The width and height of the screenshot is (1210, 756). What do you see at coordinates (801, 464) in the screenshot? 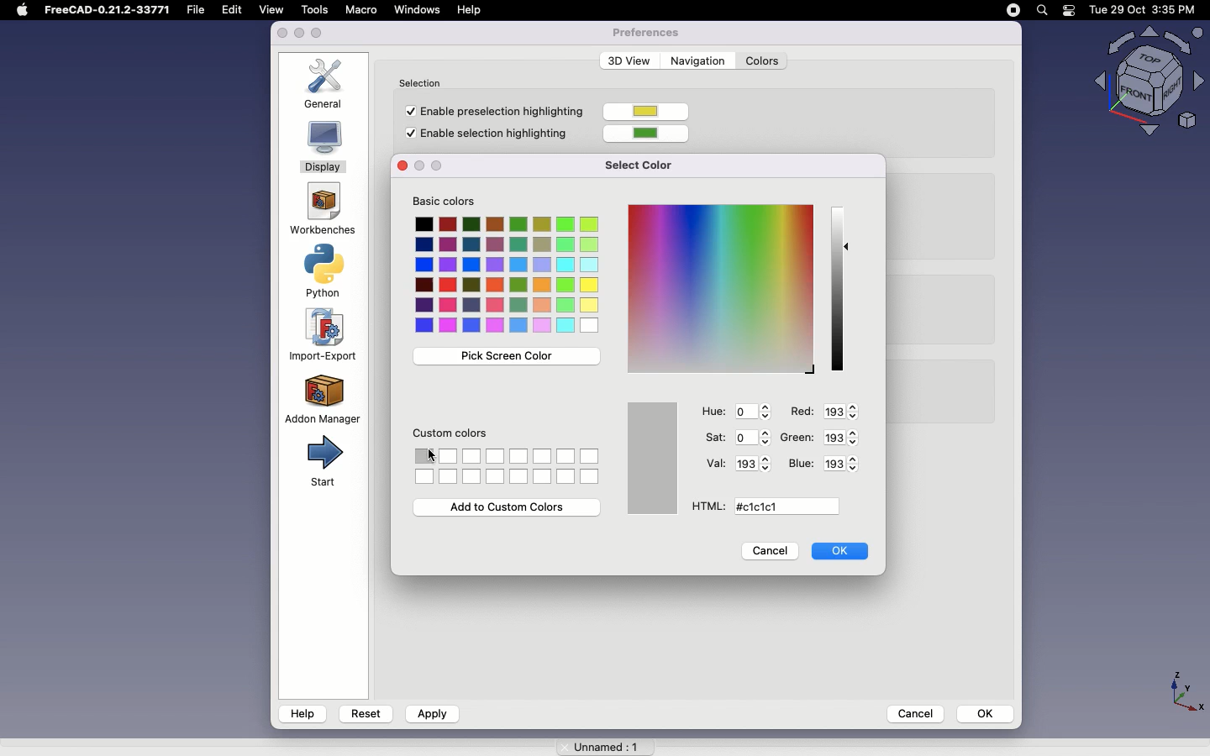
I see `Blue` at bounding box center [801, 464].